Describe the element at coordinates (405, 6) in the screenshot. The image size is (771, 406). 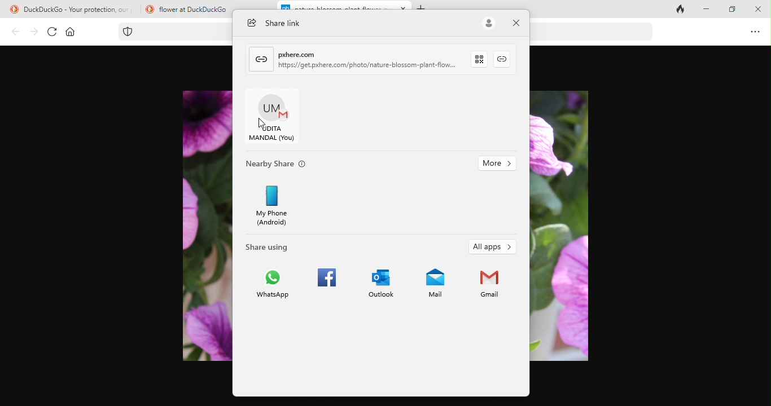
I see `close` at that location.